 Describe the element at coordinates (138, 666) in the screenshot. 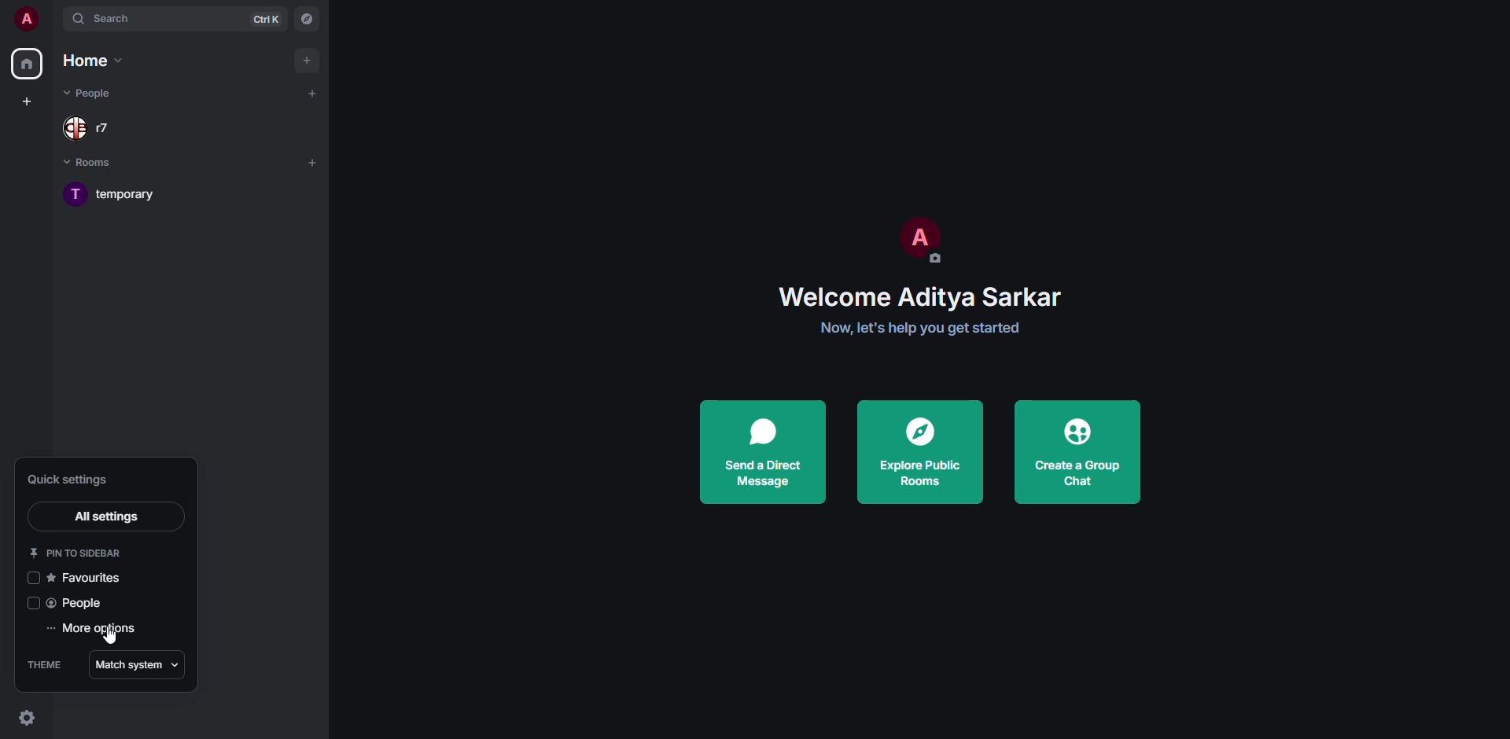

I see `match system` at that location.